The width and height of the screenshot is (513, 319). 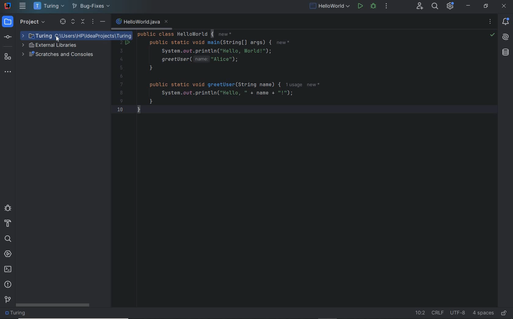 What do you see at coordinates (8, 301) in the screenshot?
I see `git` at bounding box center [8, 301].